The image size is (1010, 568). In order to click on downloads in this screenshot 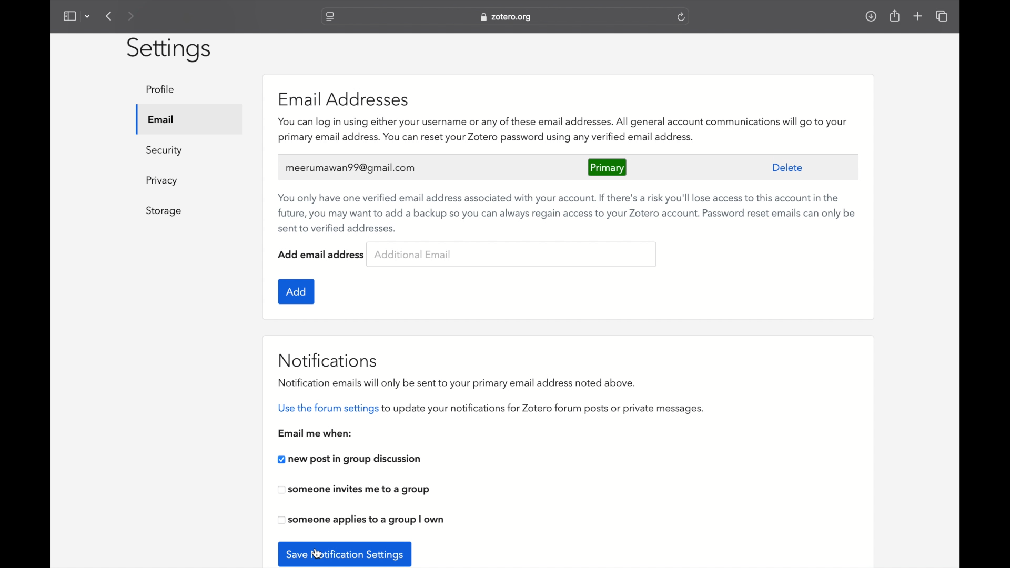, I will do `click(871, 17)`.